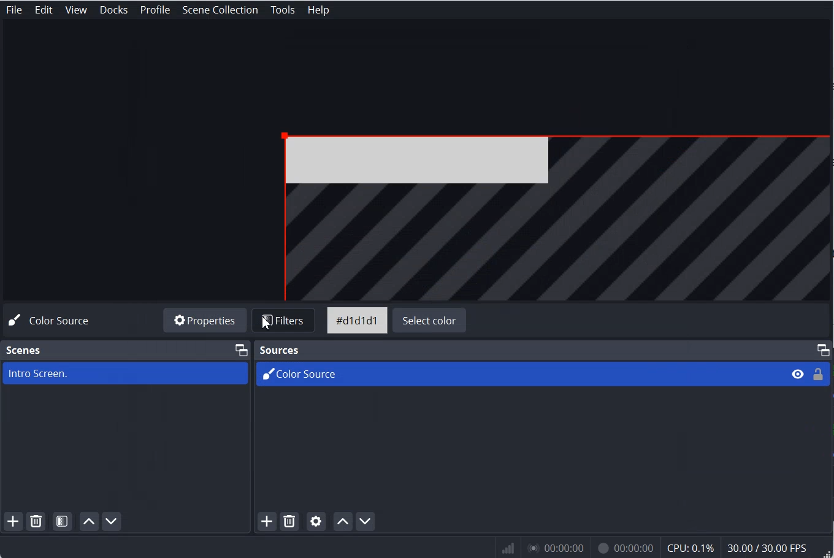 This screenshot has width=834, height=558. Describe the element at coordinates (286, 321) in the screenshot. I see `Filter` at that location.